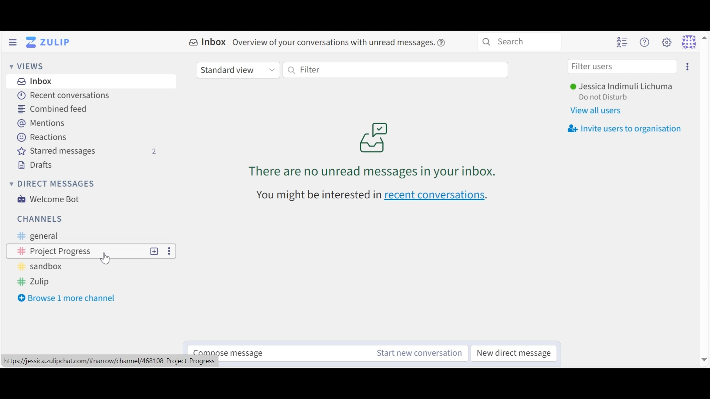  What do you see at coordinates (512, 353) in the screenshot?
I see `New direct message` at bounding box center [512, 353].